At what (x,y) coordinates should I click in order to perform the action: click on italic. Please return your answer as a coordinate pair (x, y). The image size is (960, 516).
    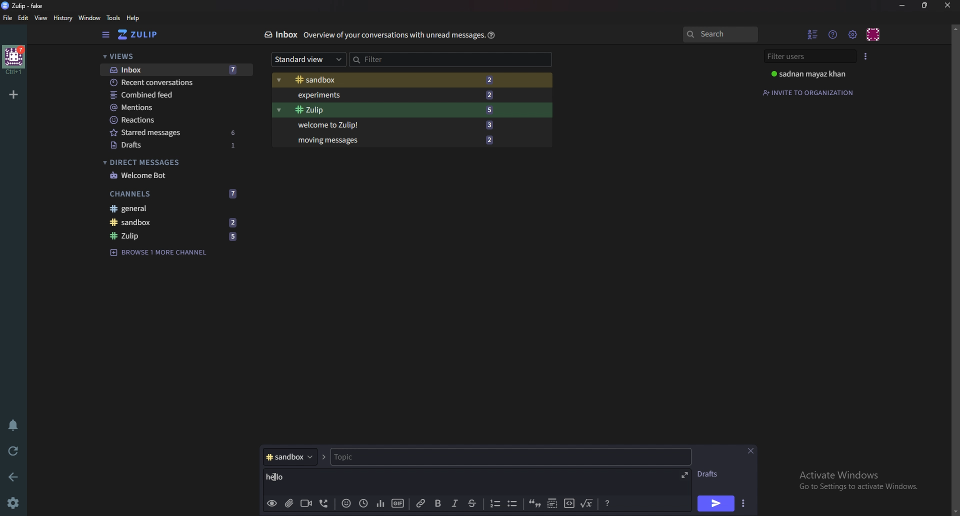
    Looking at the image, I should click on (455, 503).